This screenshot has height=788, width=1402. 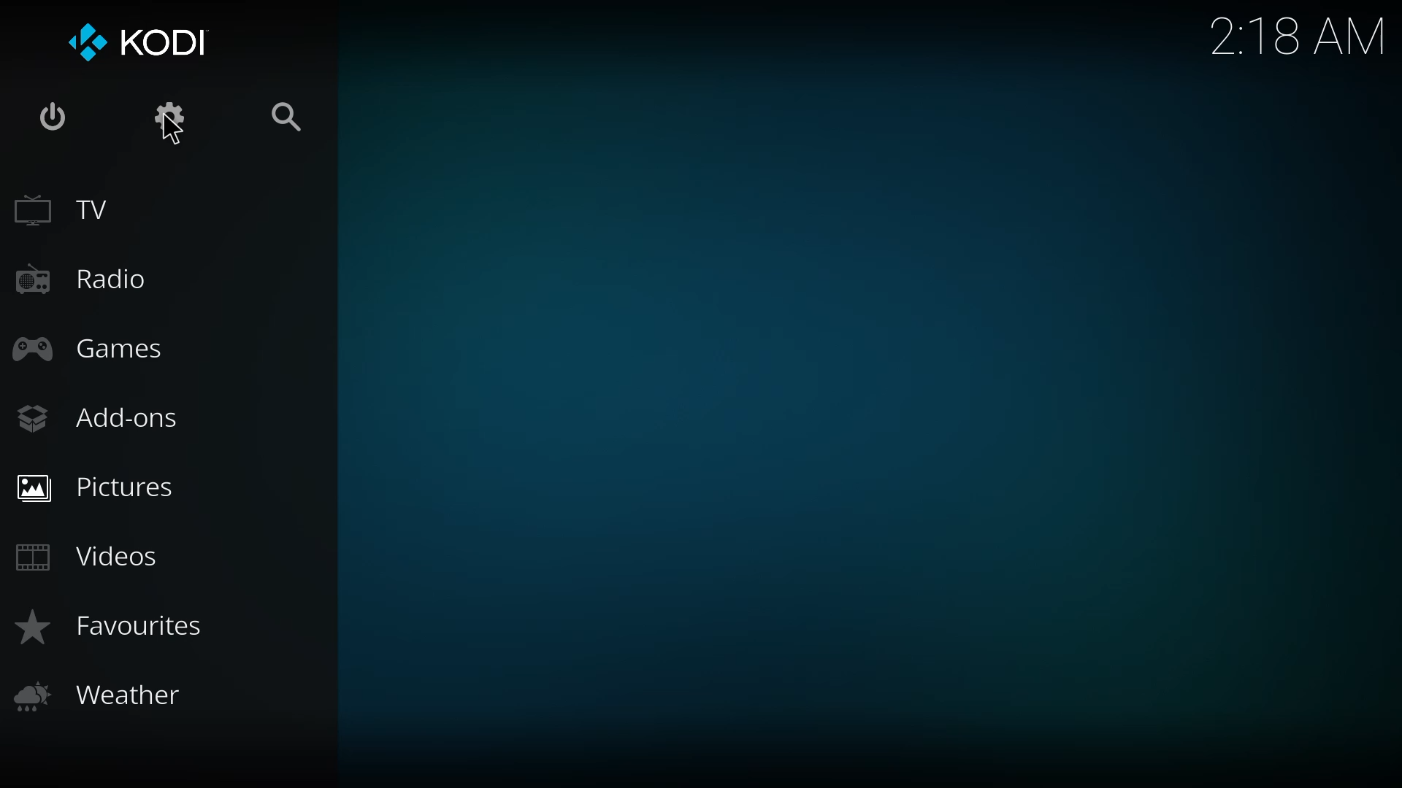 I want to click on time, so click(x=1298, y=33).